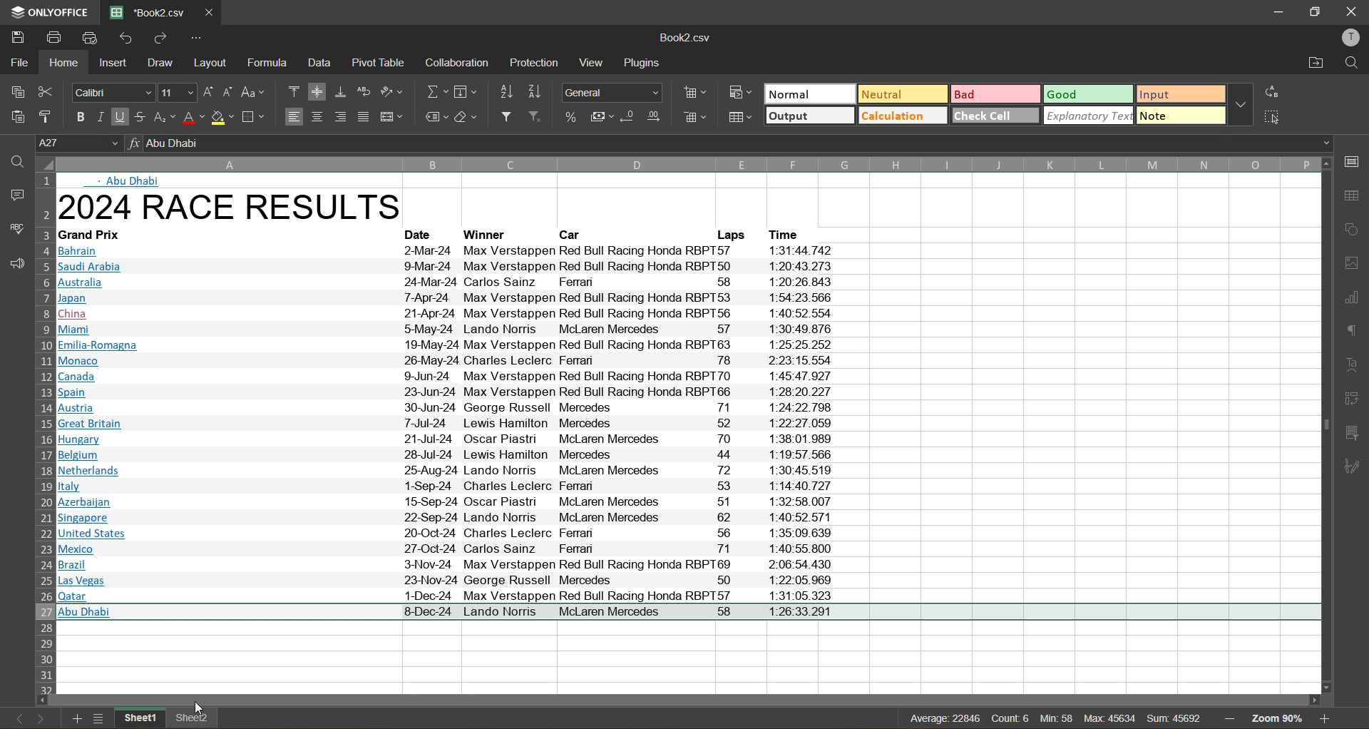 The width and height of the screenshot is (1369, 729). I want to click on min, so click(1055, 720).